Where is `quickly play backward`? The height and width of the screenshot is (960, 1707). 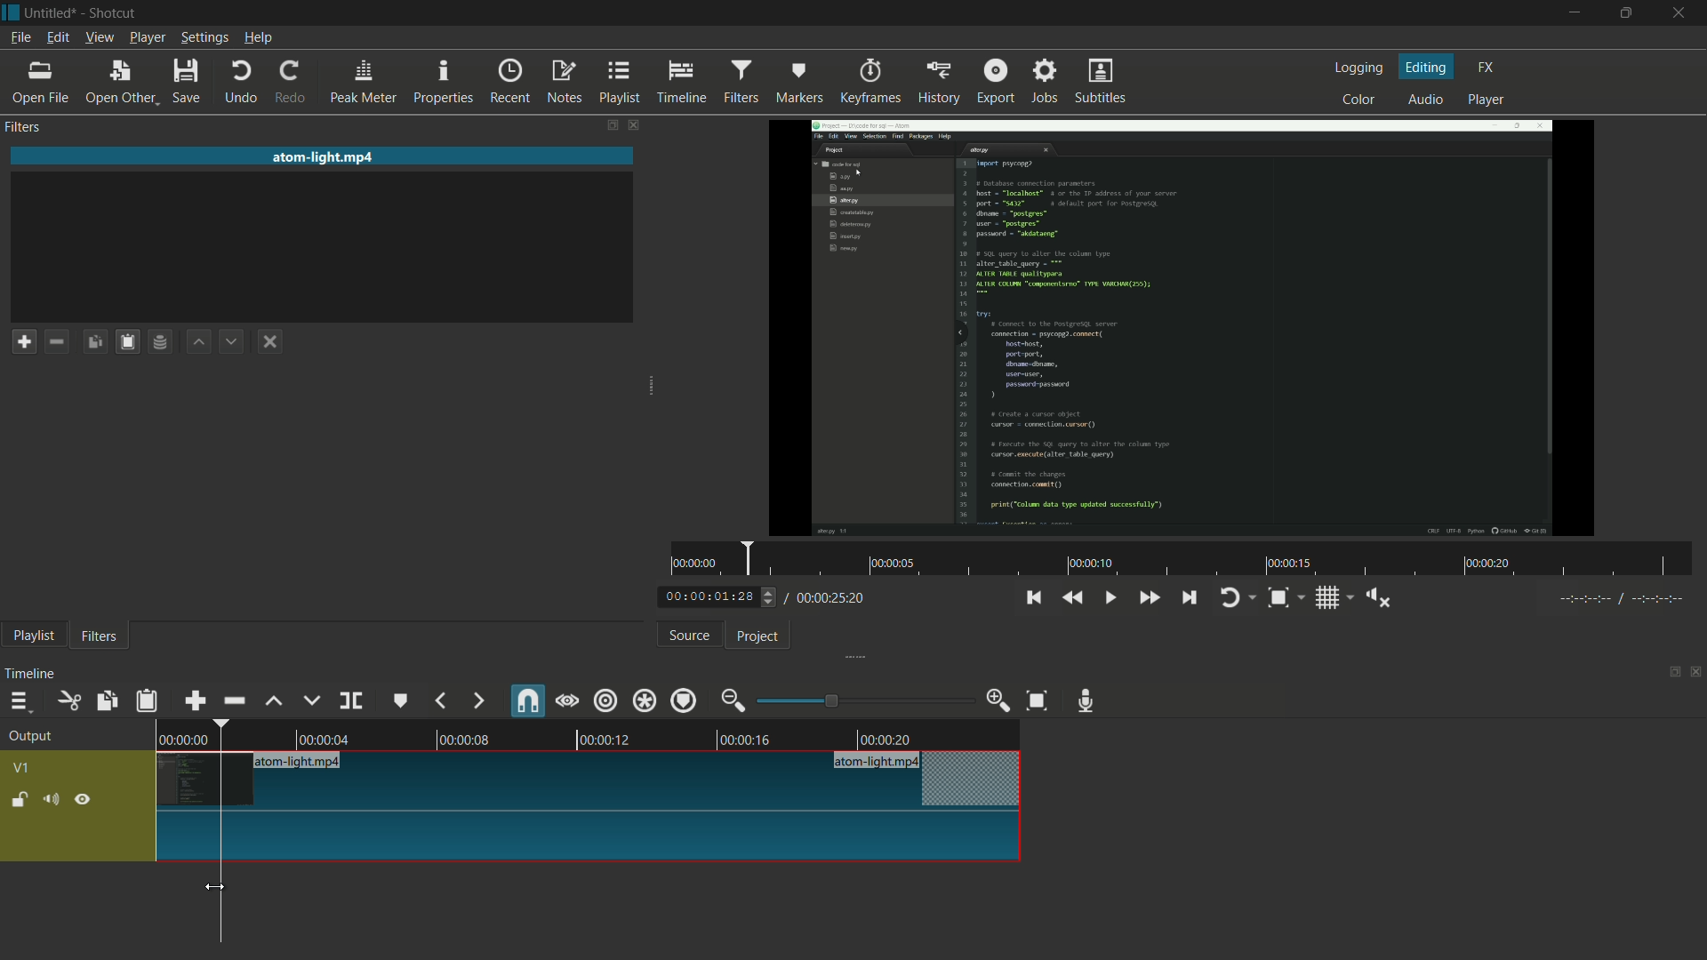 quickly play backward is located at coordinates (1074, 597).